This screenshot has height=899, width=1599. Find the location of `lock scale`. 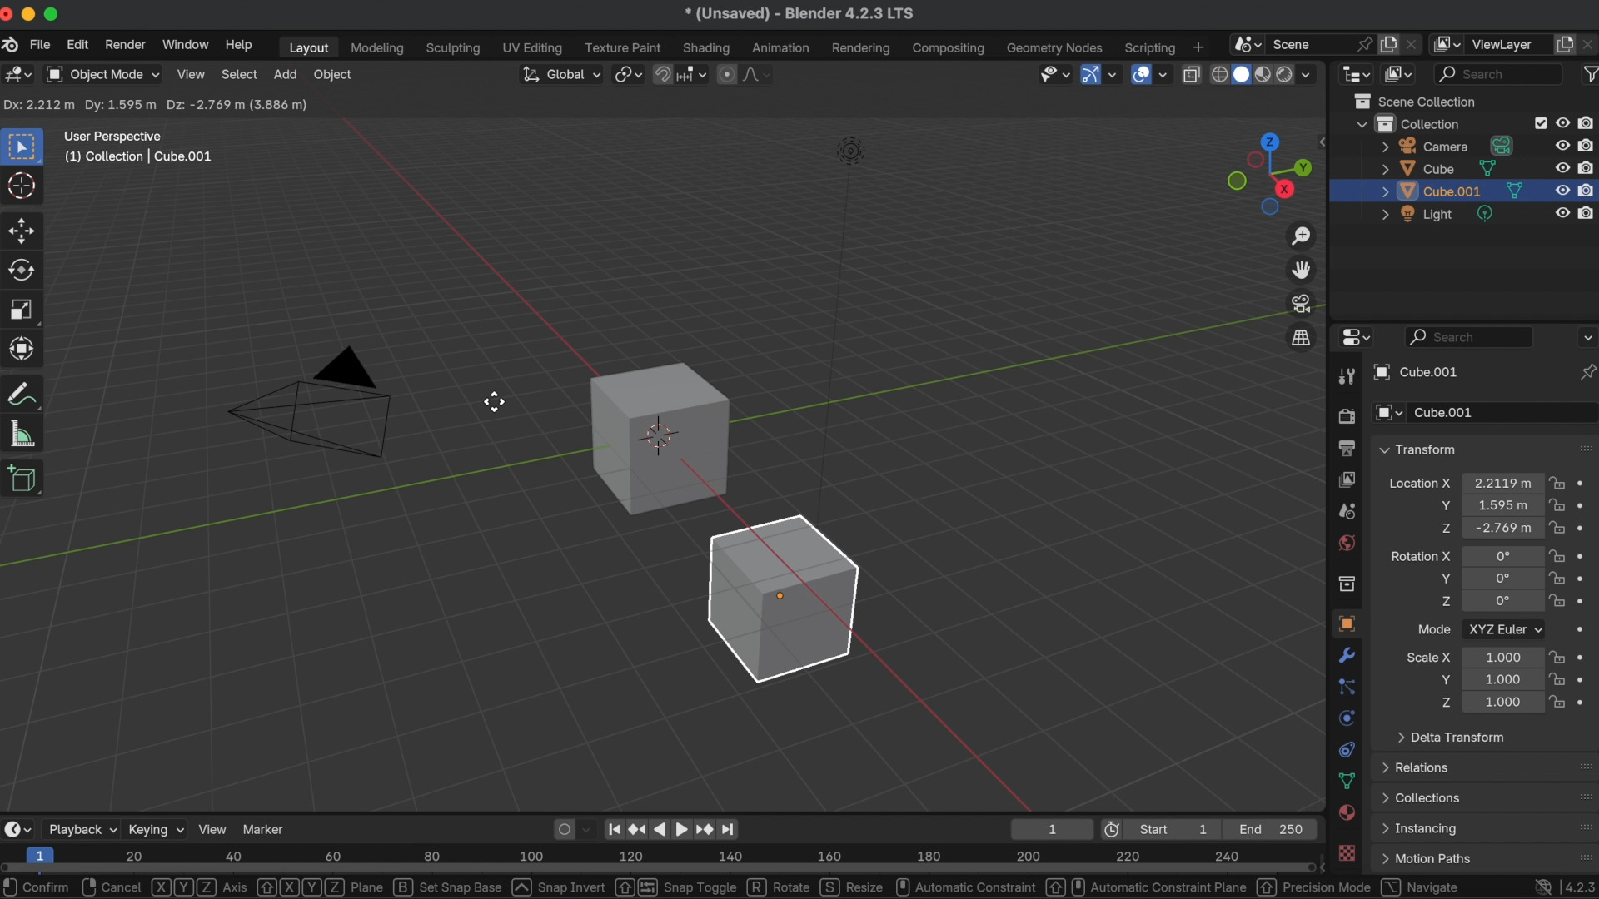

lock scale is located at coordinates (1556, 679).